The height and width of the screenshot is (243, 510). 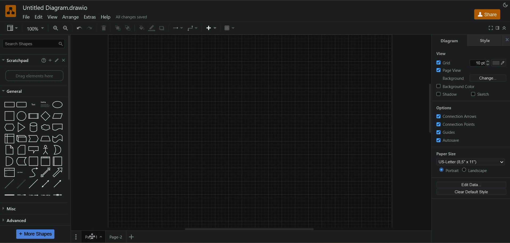 I want to click on guides, so click(x=450, y=132).